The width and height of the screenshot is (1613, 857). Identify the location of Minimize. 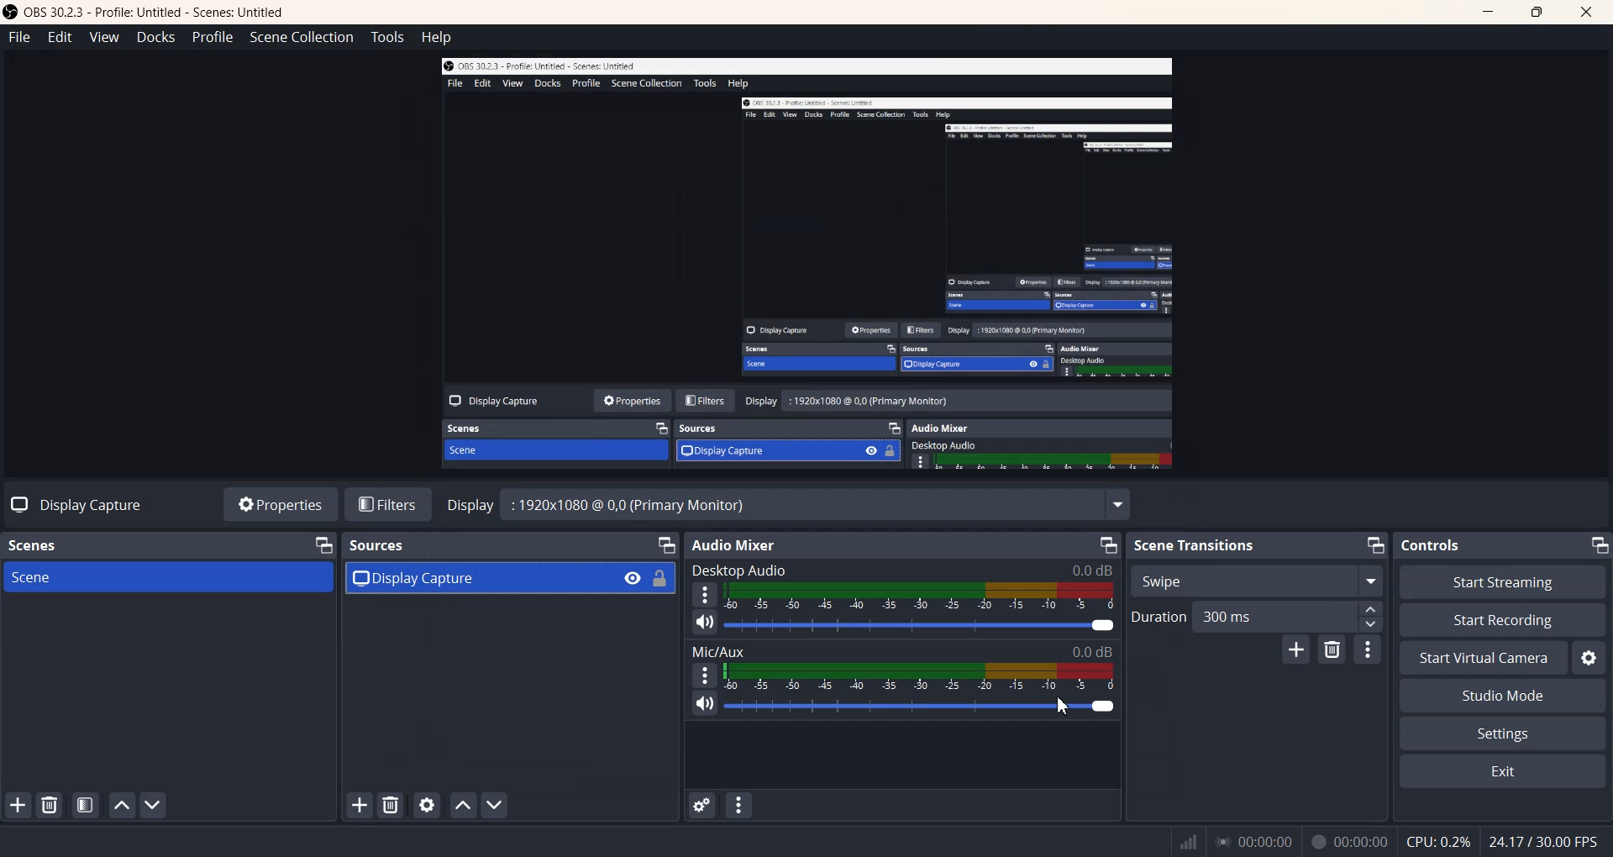
(323, 545).